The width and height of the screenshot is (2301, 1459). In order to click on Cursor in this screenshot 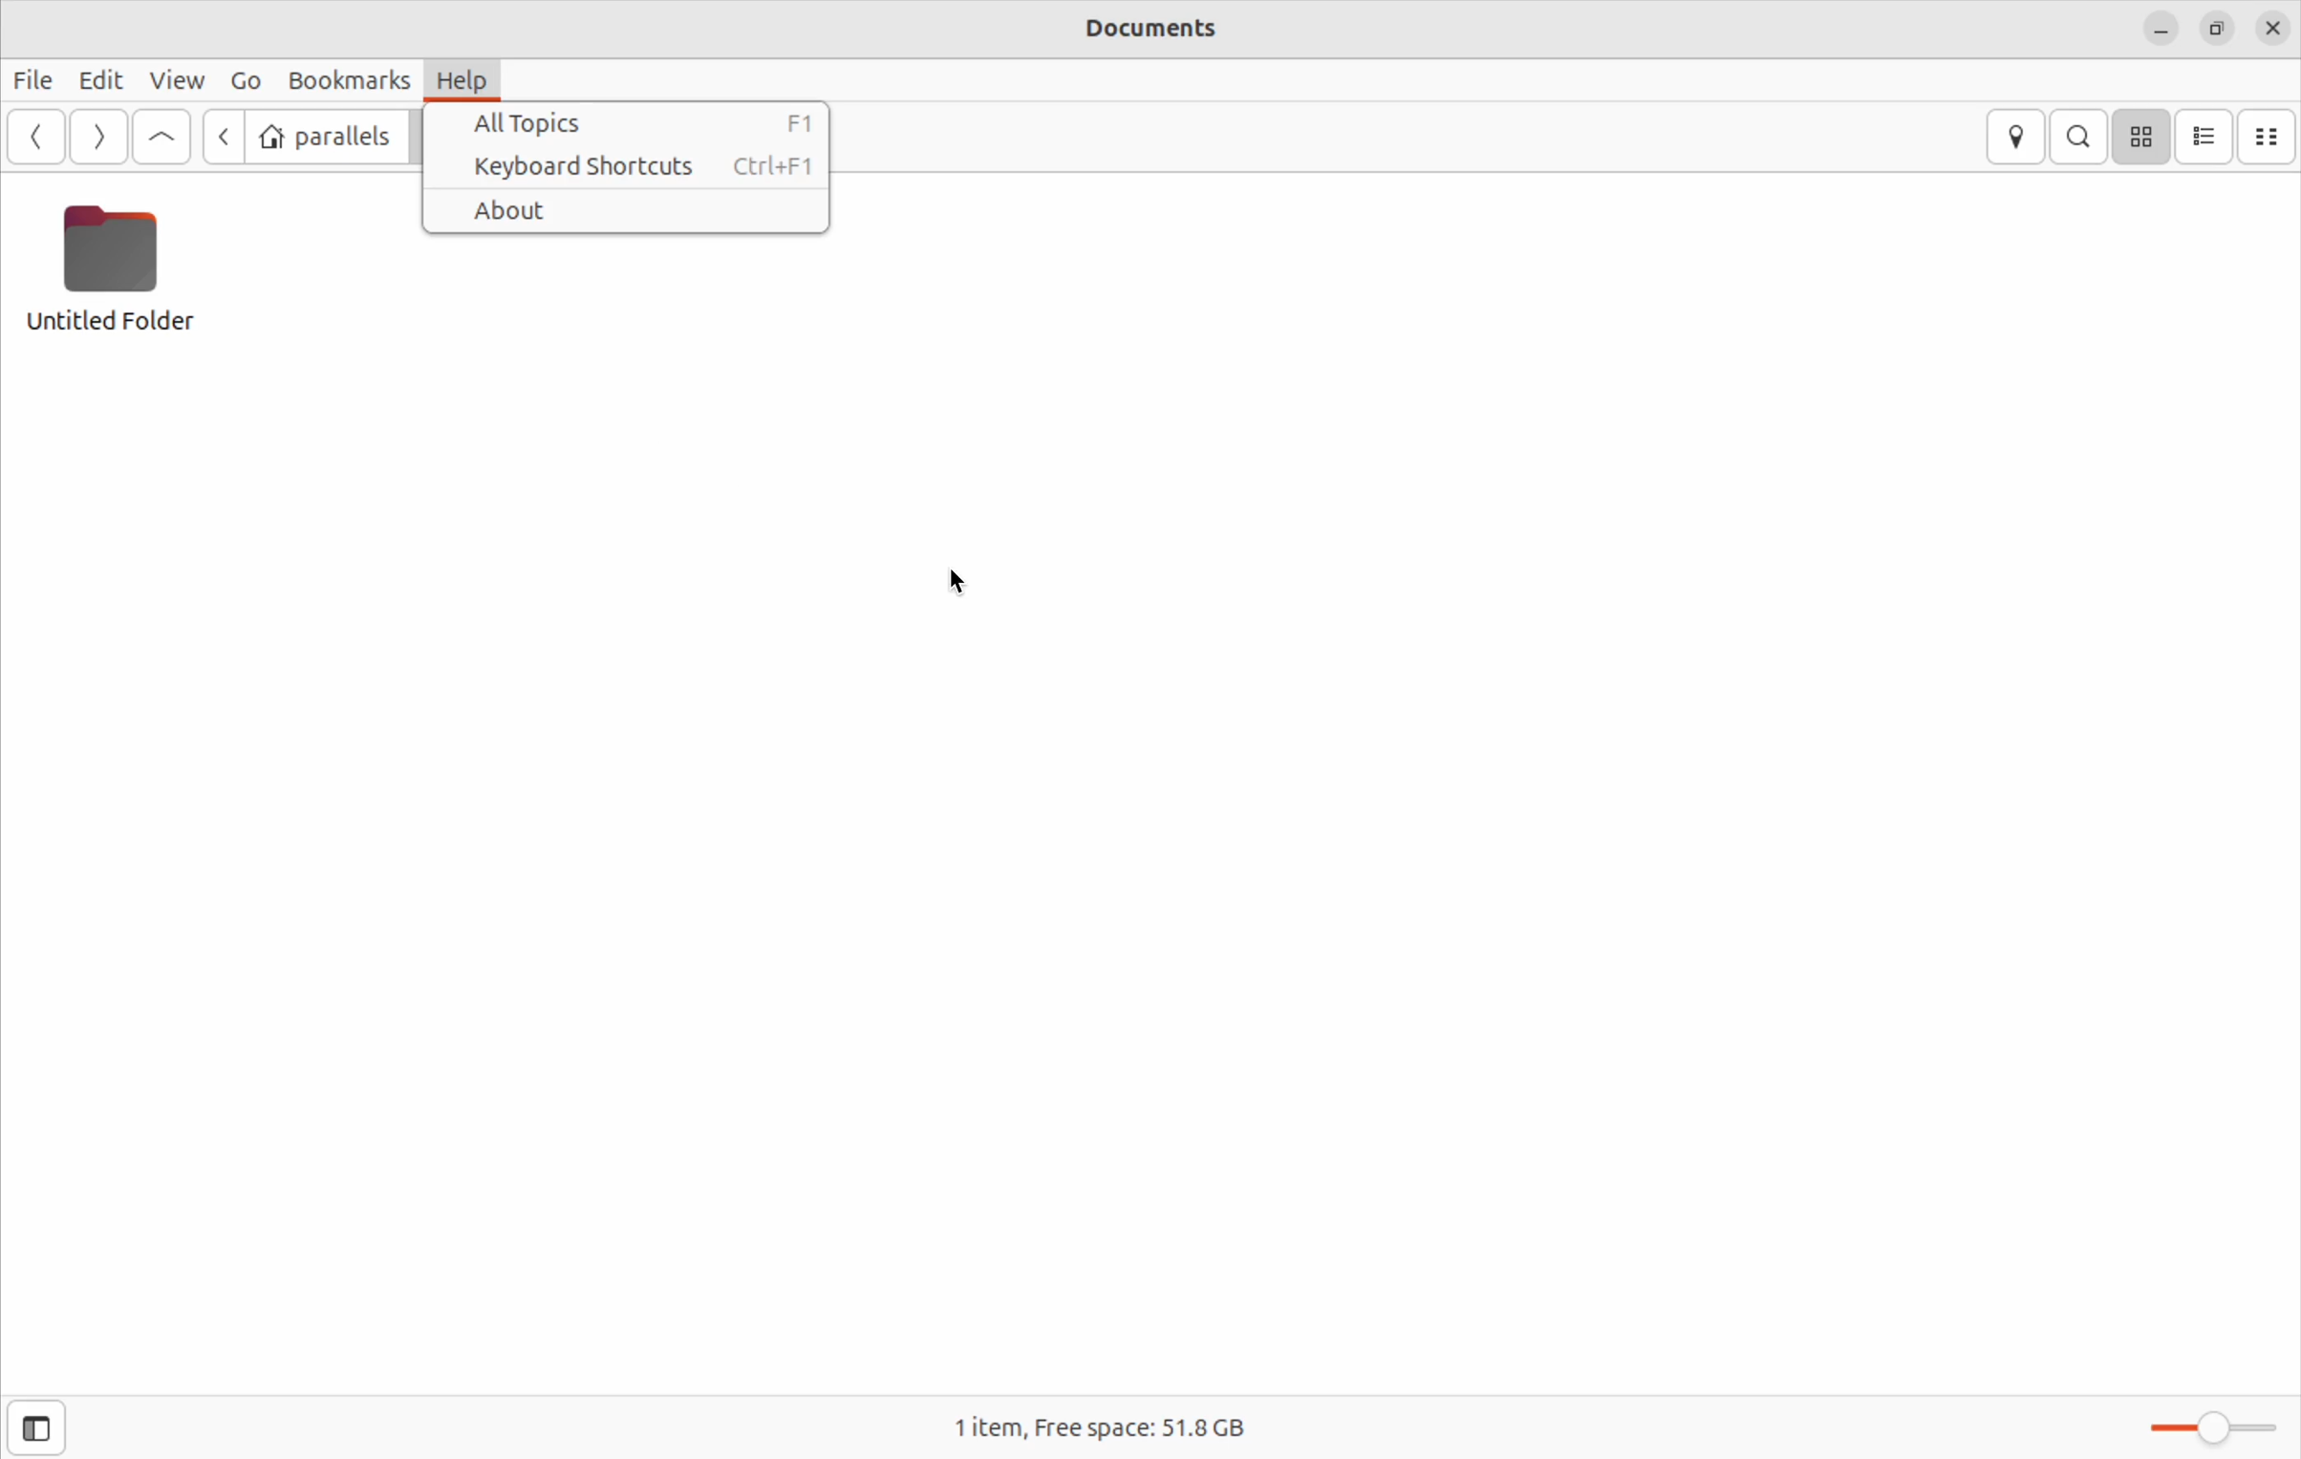, I will do `click(957, 586)`.